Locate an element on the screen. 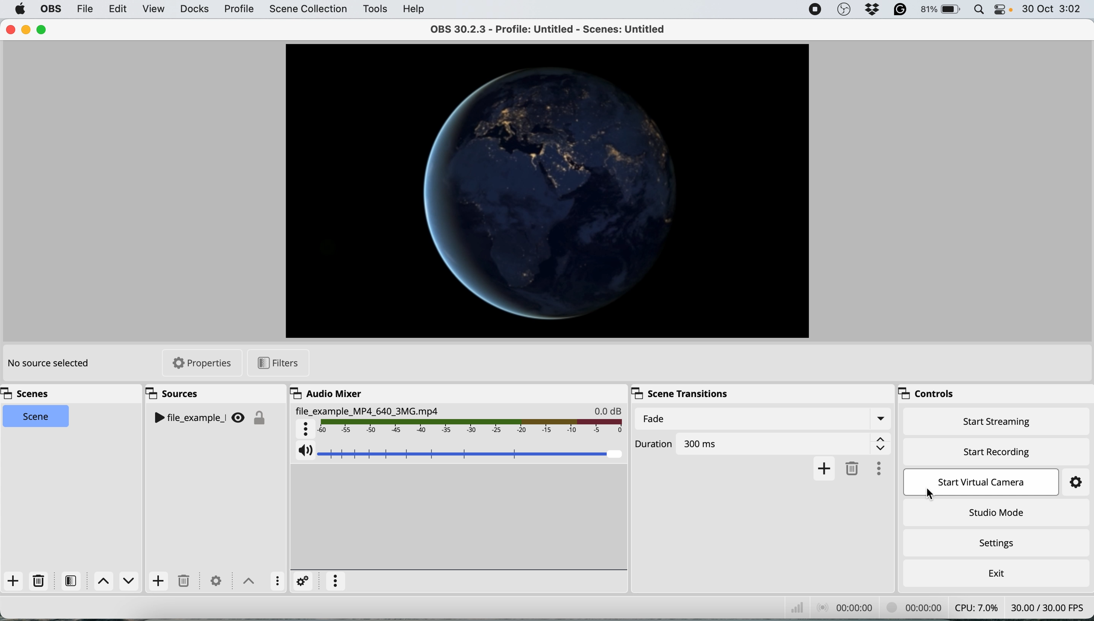 The width and height of the screenshot is (1094, 621). frames per second is located at coordinates (1050, 607).